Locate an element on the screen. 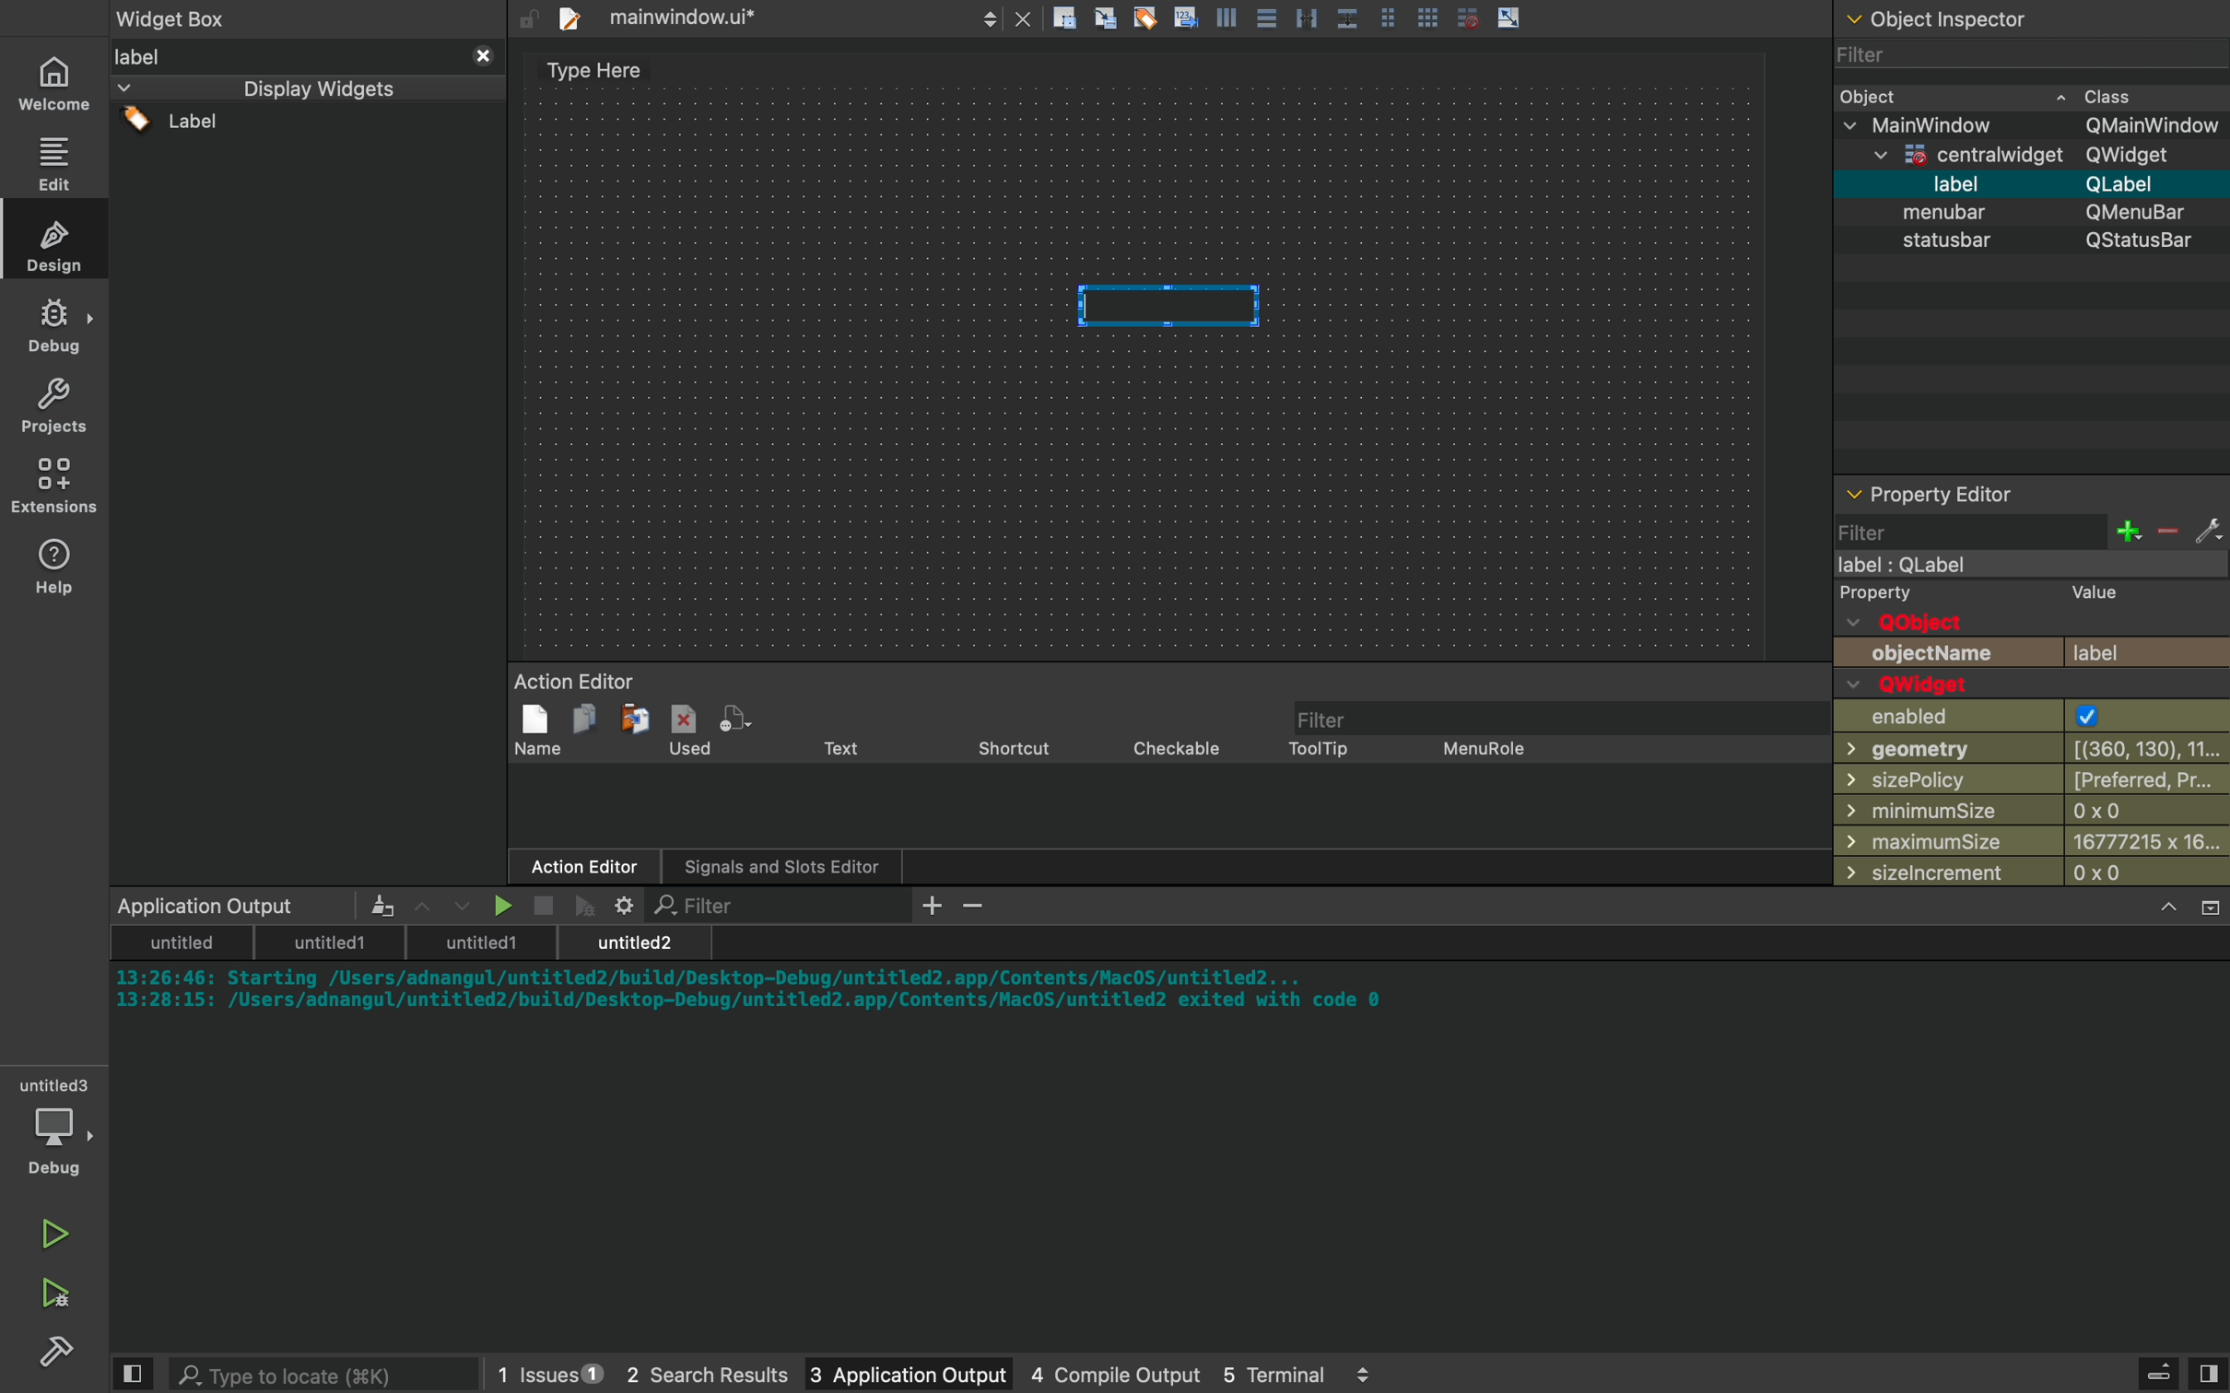   is located at coordinates (2028, 185).